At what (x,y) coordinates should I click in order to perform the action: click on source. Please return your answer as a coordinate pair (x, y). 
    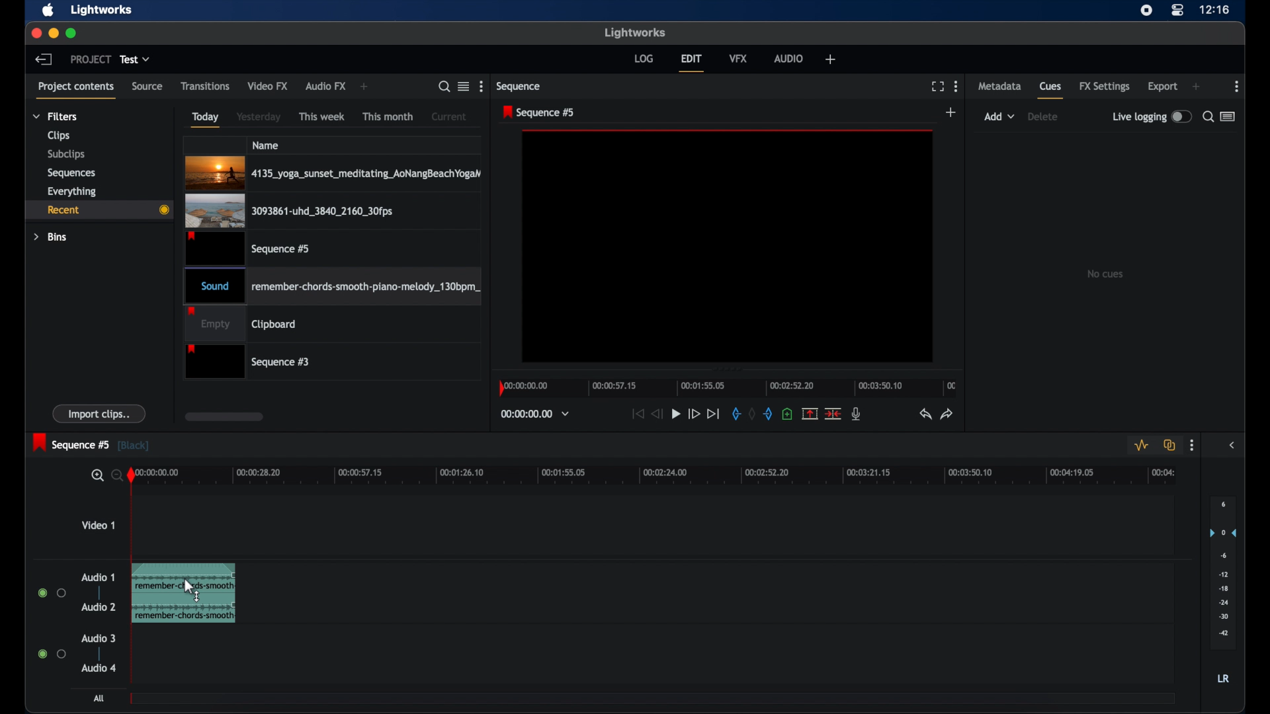
    Looking at the image, I should click on (148, 87).